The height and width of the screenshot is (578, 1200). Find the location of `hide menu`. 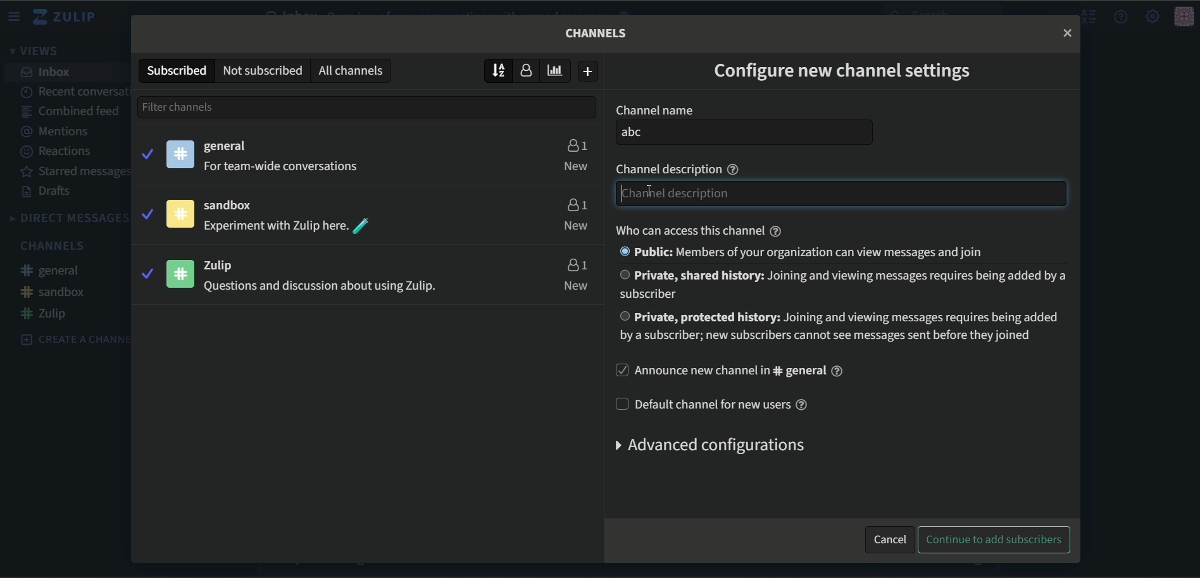

hide menu is located at coordinates (1087, 17).